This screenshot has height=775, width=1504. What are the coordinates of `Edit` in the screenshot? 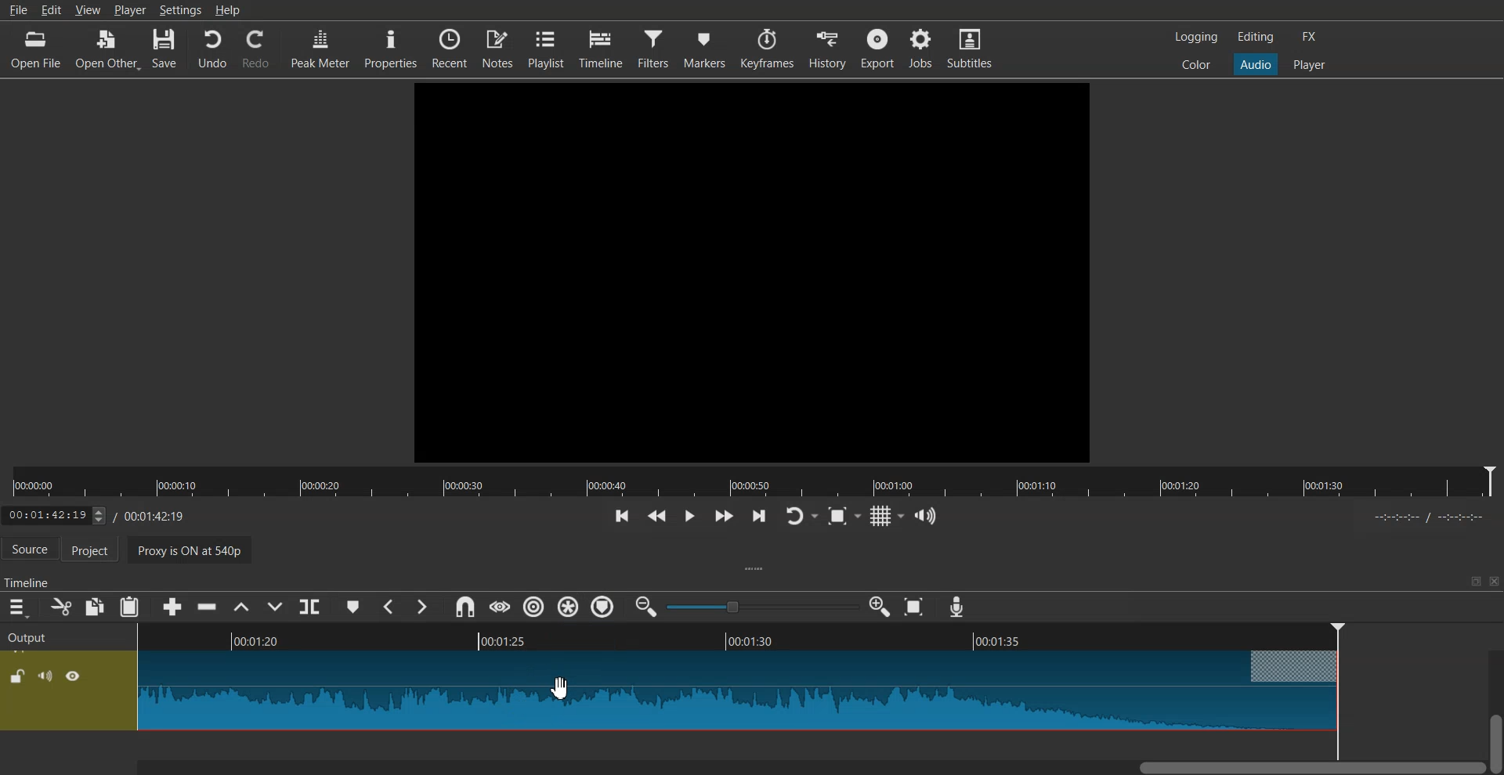 It's located at (52, 11).